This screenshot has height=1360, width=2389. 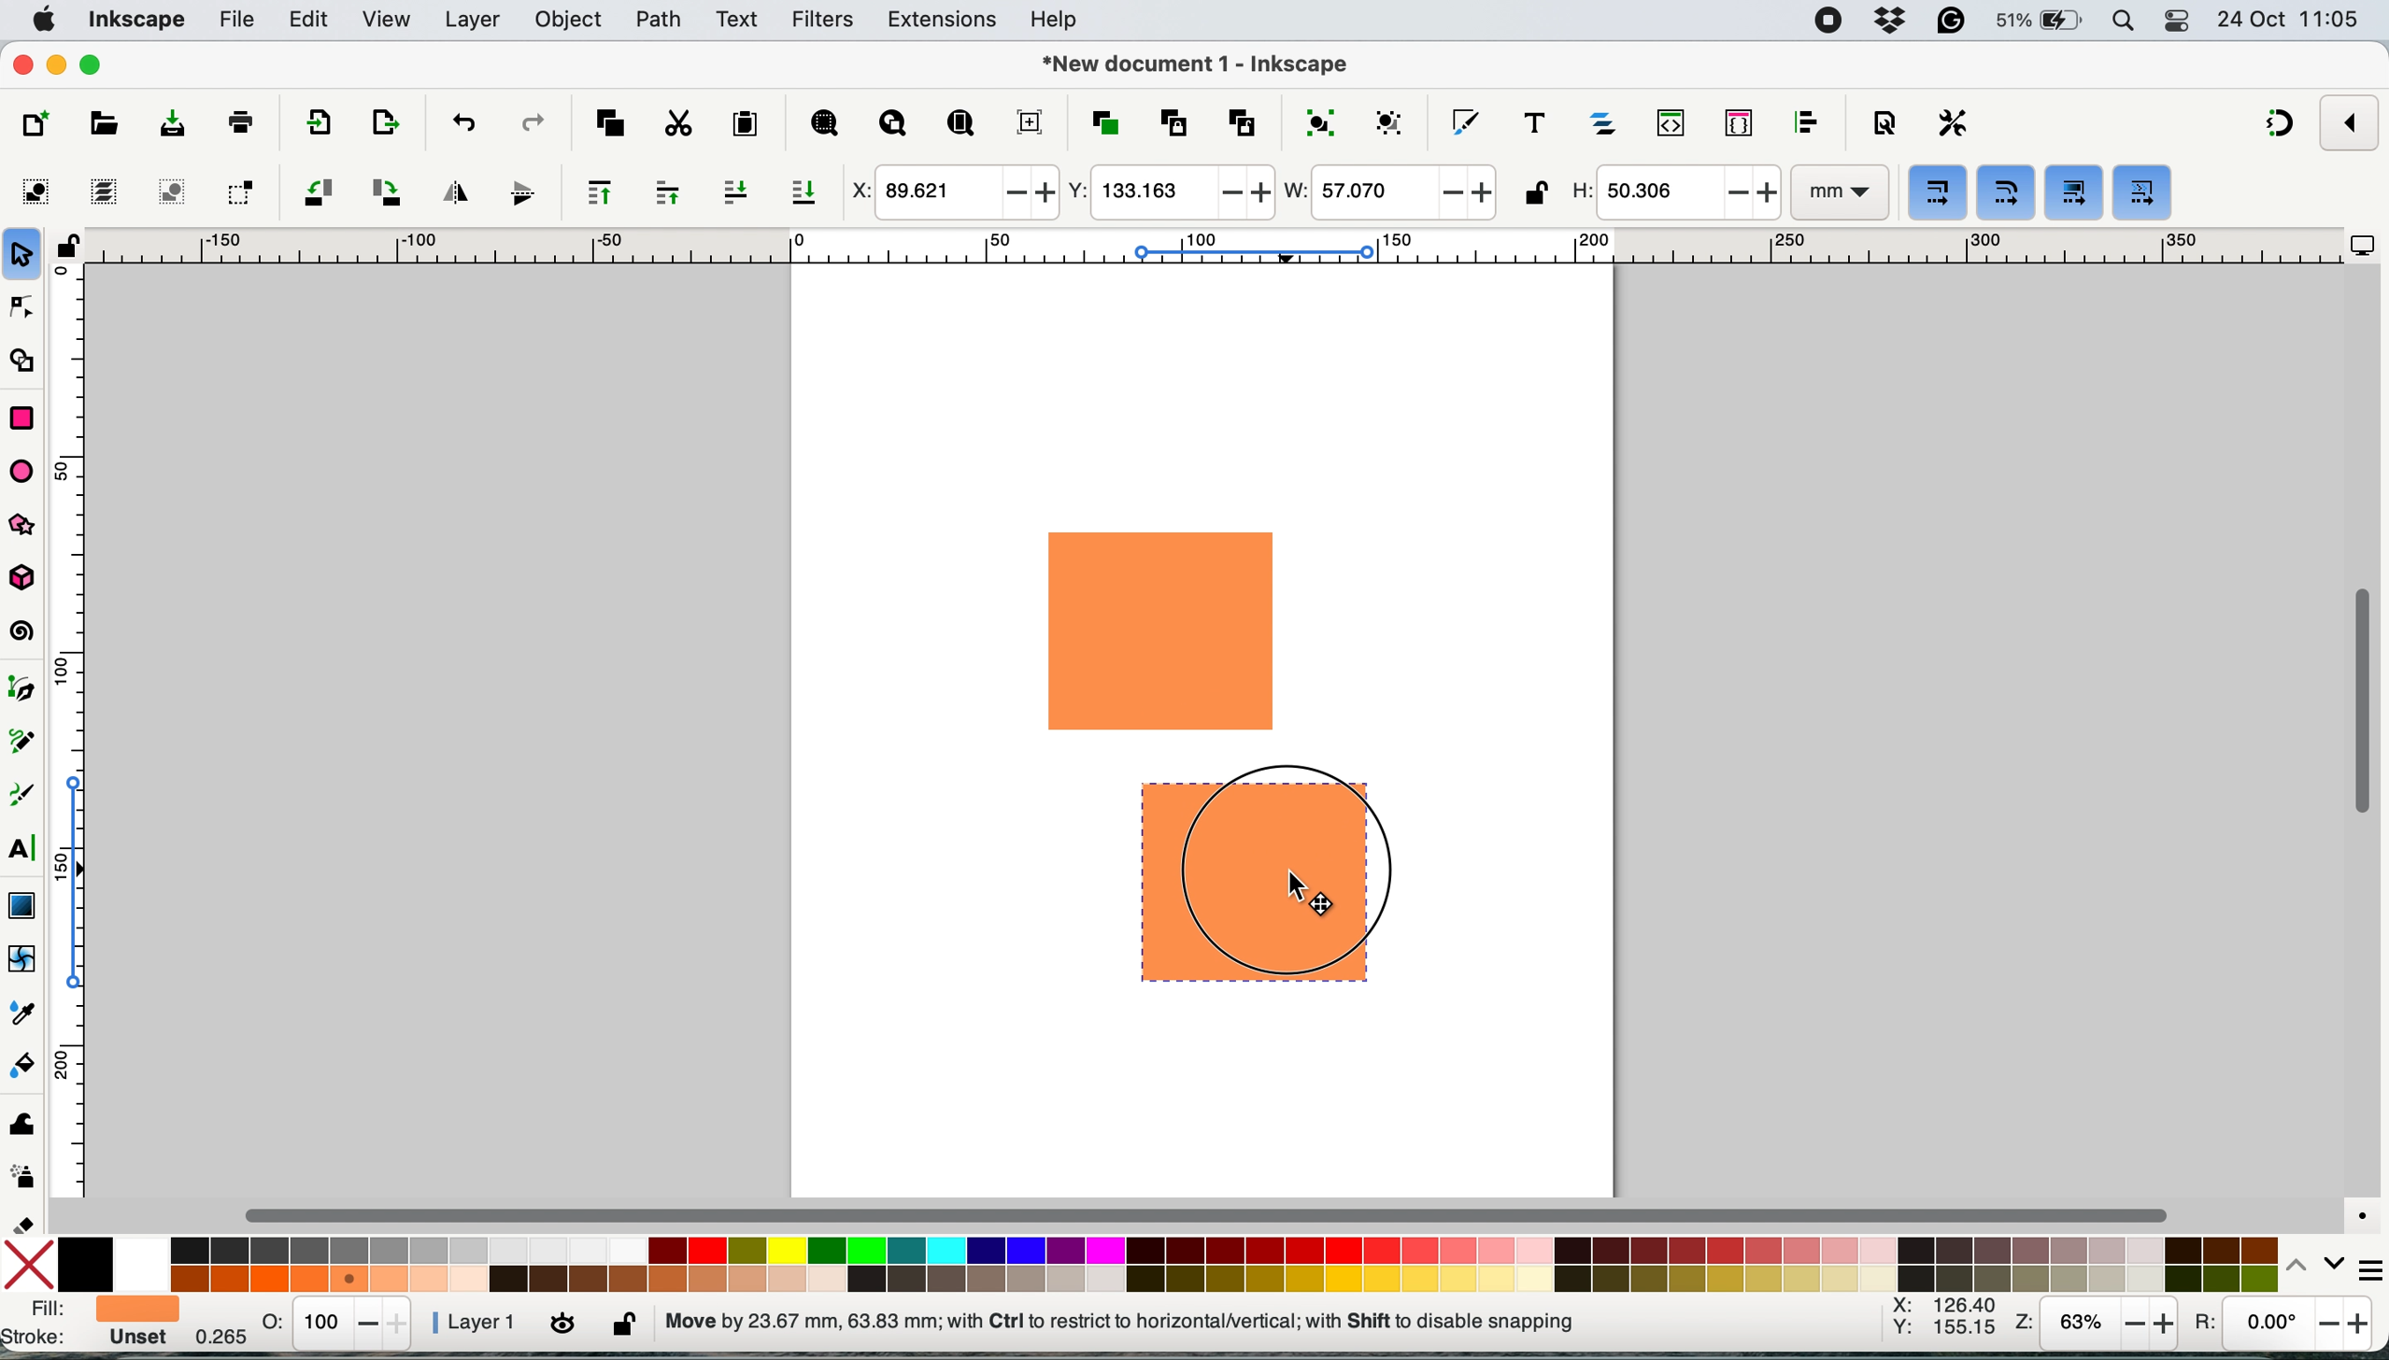 What do you see at coordinates (1672, 192) in the screenshot?
I see `height` at bounding box center [1672, 192].